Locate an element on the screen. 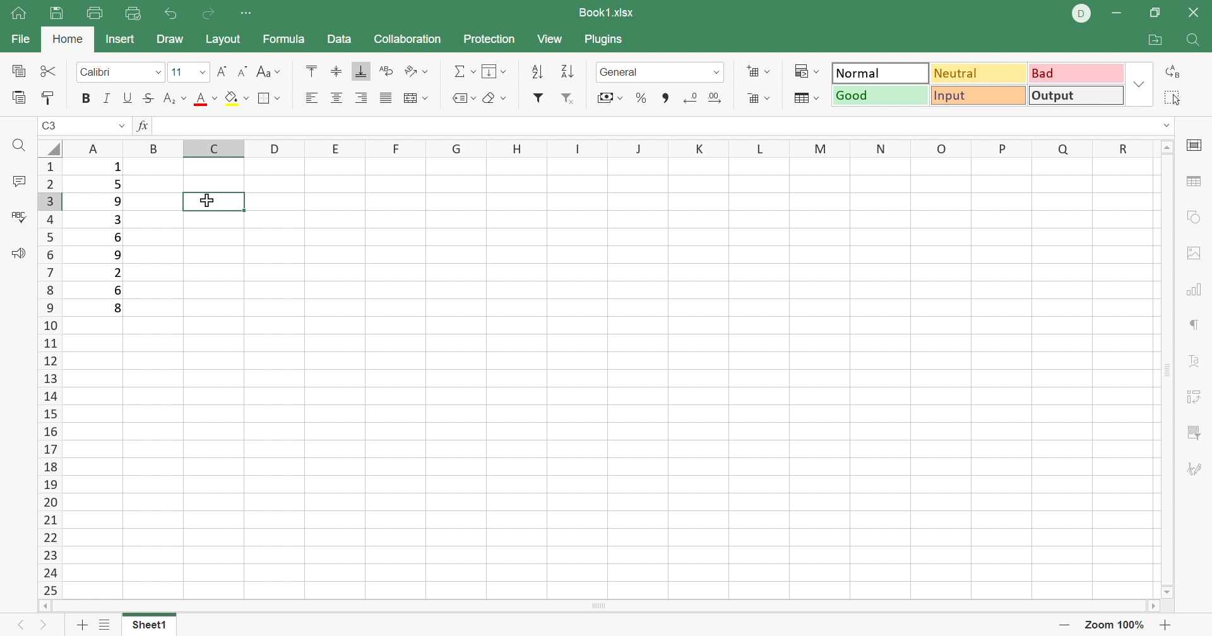 The width and height of the screenshot is (1212, 636). Underline is located at coordinates (129, 98).